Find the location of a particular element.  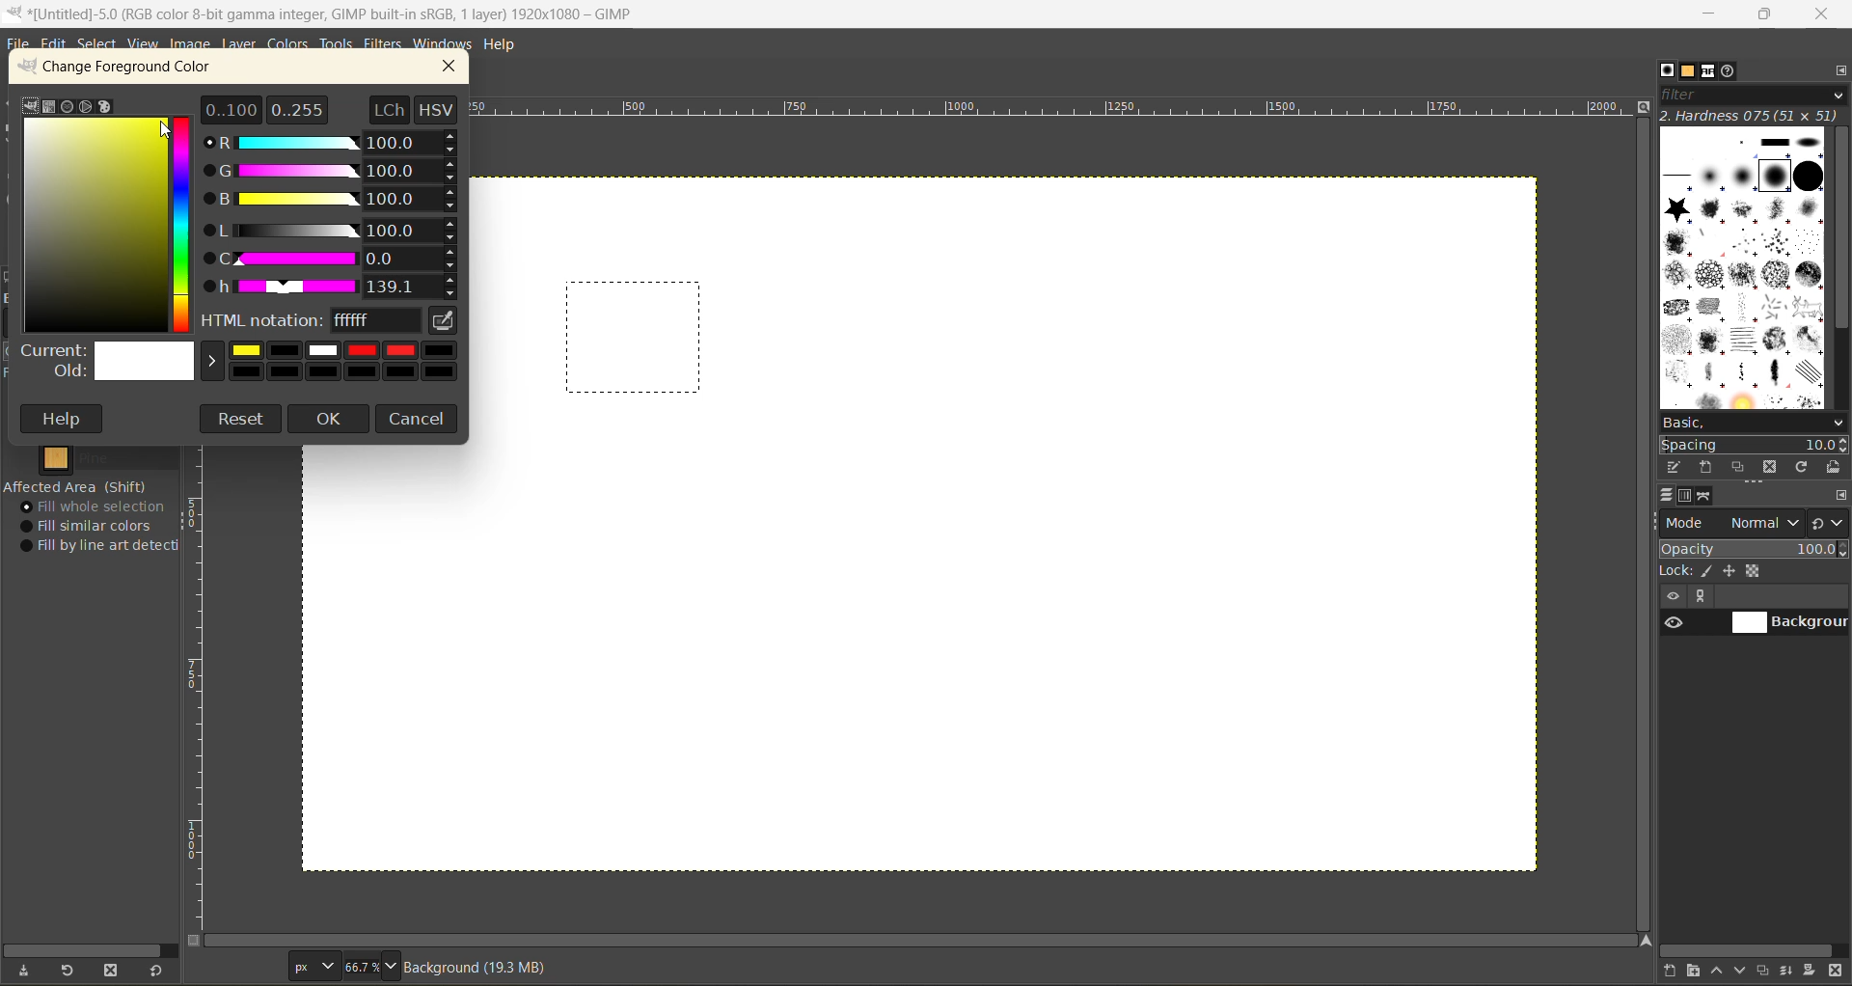

change foreground color is located at coordinates (134, 70).